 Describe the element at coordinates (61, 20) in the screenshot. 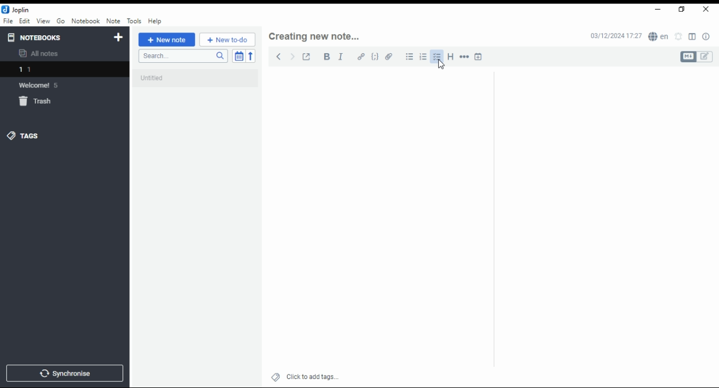

I see `Go` at that location.